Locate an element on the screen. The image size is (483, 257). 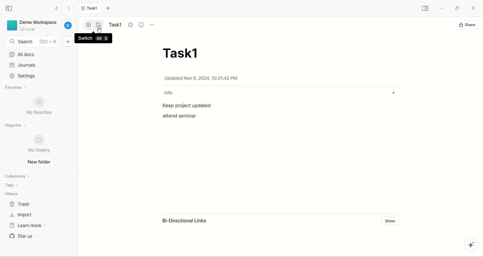
text - Keep project updated attend seminar is located at coordinates (188, 112).